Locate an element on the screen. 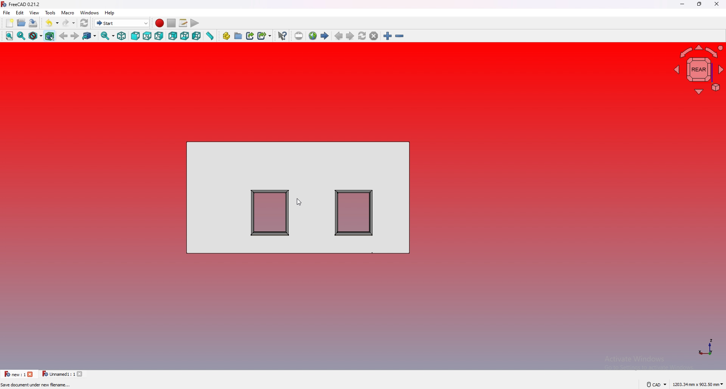 The width and height of the screenshot is (726, 389). set url is located at coordinates (299, 36).